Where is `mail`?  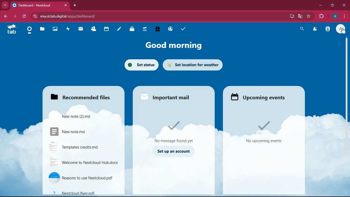 mail is located at coordinates (82, 29).